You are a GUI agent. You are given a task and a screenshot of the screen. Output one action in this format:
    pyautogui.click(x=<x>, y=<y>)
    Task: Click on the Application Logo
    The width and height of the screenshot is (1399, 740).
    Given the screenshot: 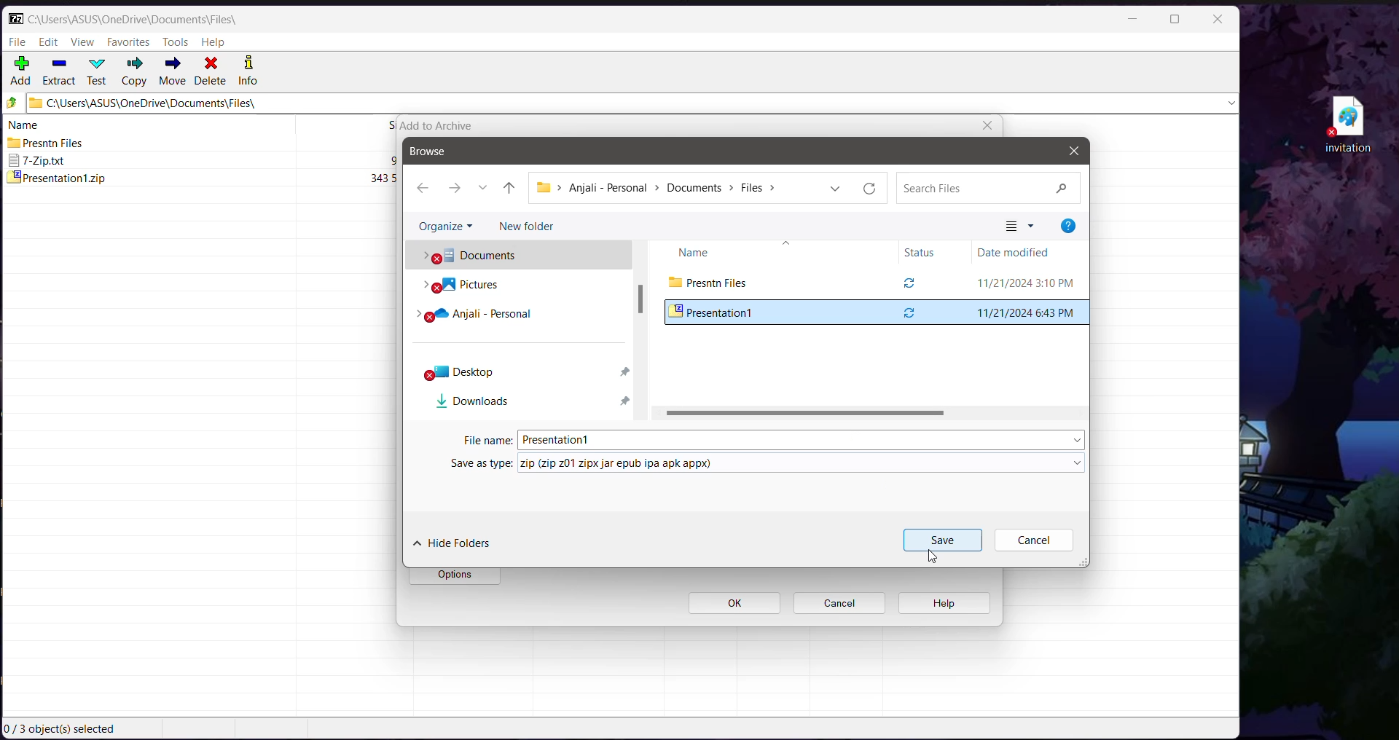 What is the action you would take?
    pyautogui.click(x=16, y=18)
    